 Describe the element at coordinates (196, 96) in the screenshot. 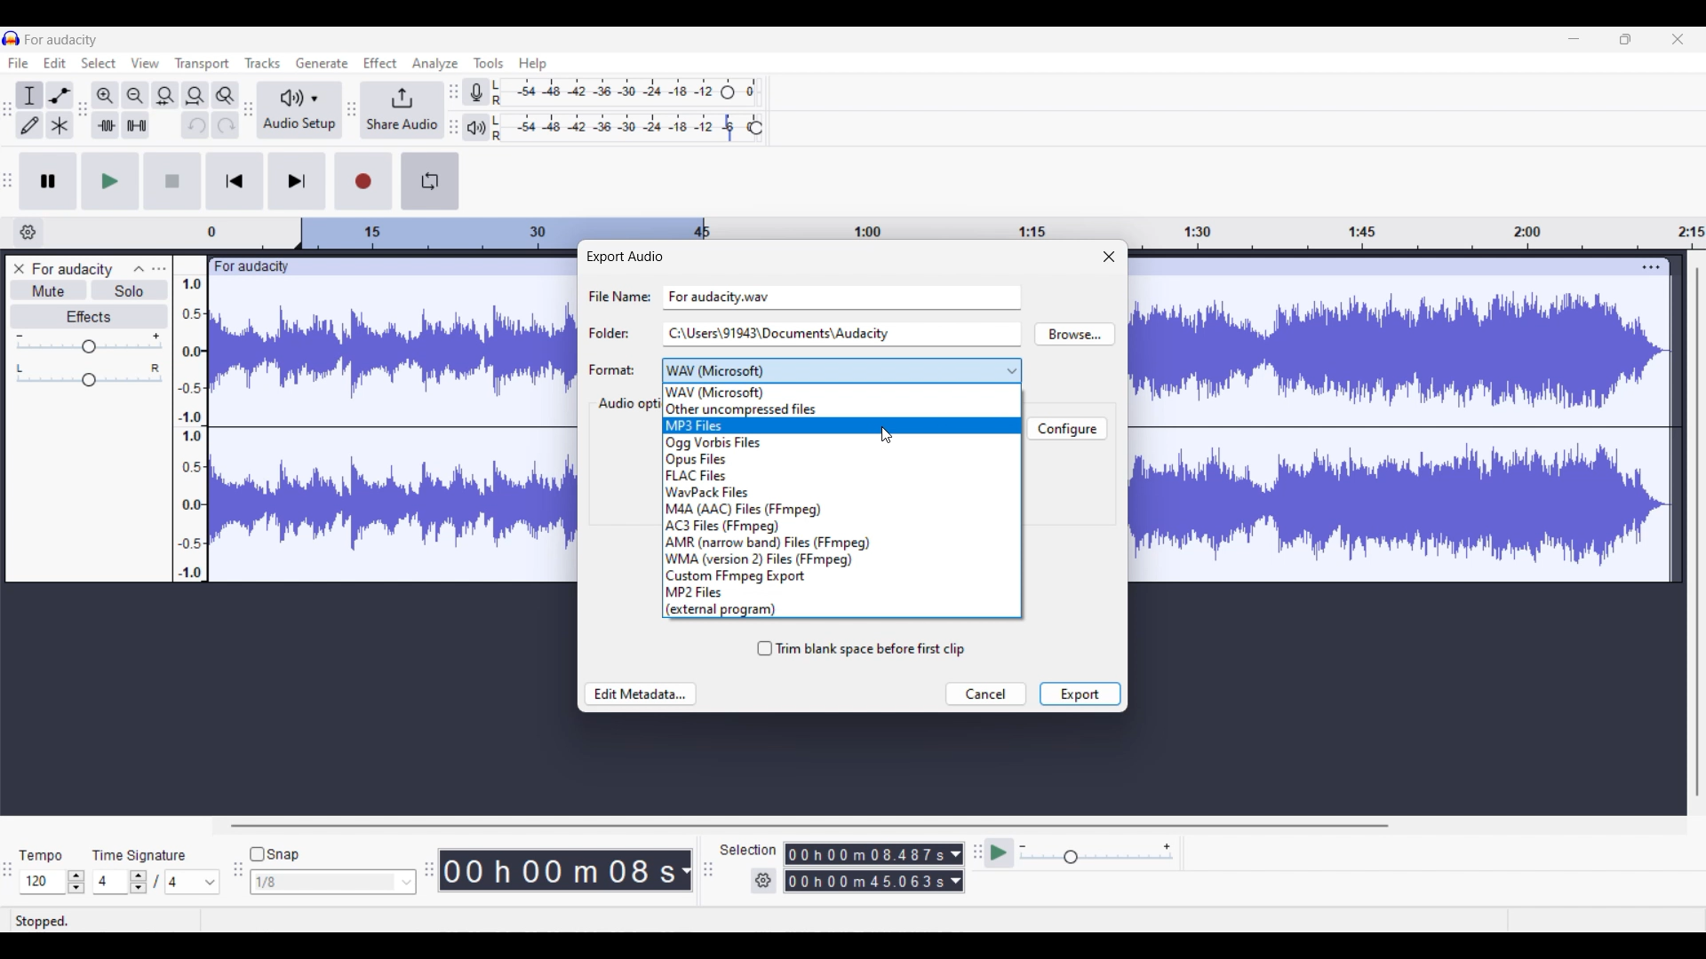

I see `Fit project to width` at that location.